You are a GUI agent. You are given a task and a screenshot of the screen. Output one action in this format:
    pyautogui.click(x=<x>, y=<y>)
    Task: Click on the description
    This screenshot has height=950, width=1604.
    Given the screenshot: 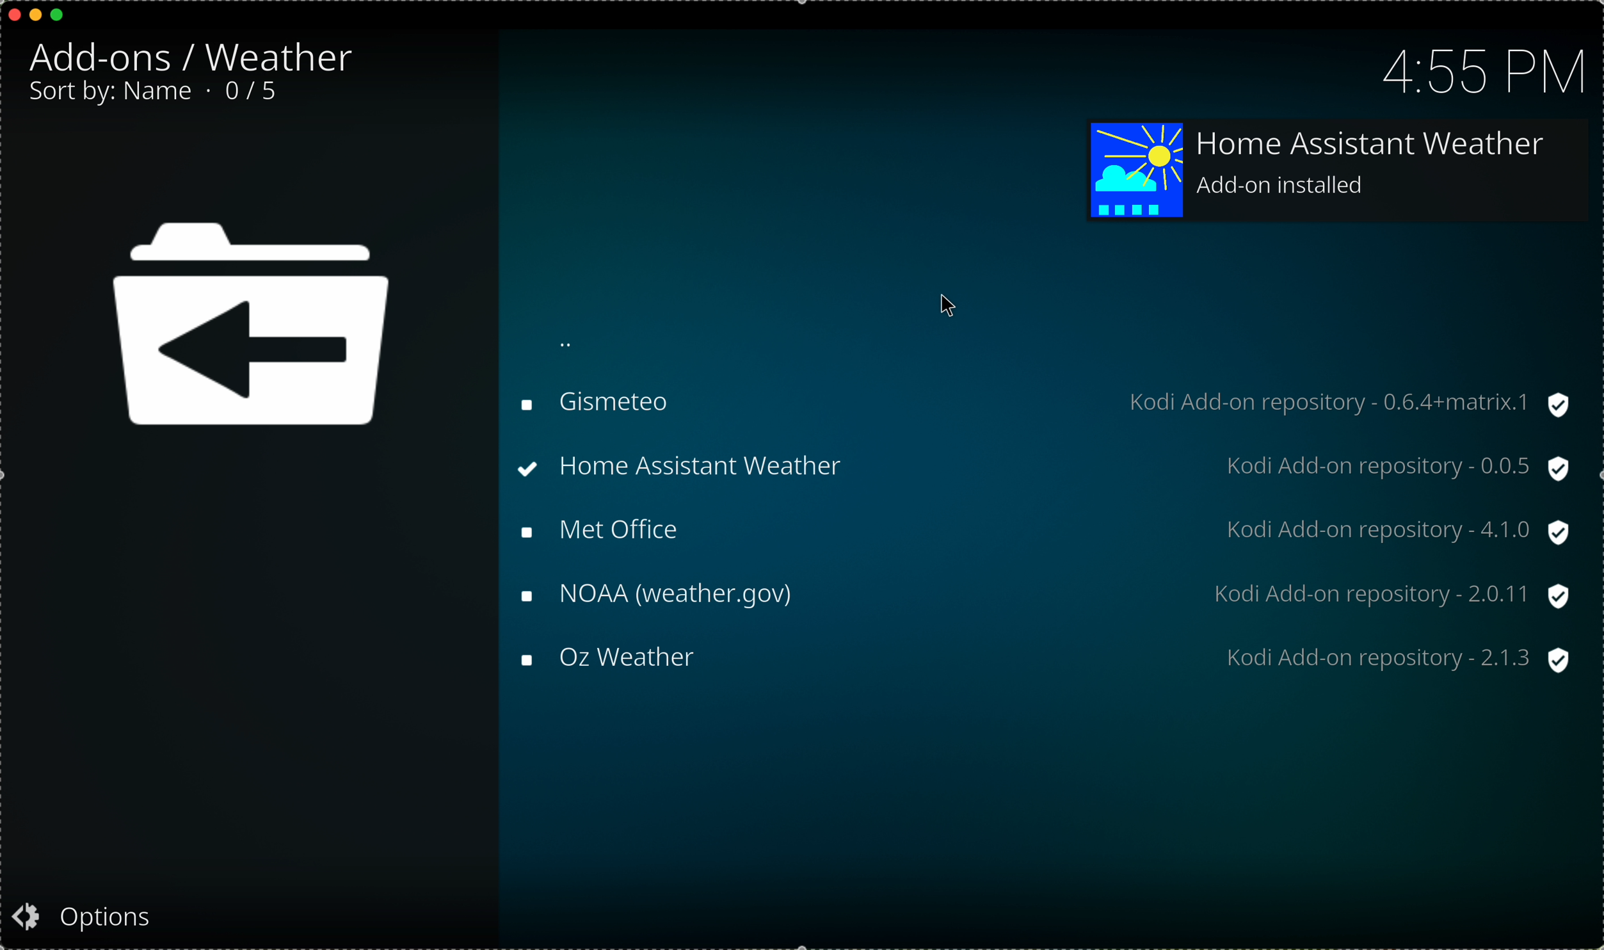 What is the action you would take?
    pyautogui.click(x=236, y=576)
    